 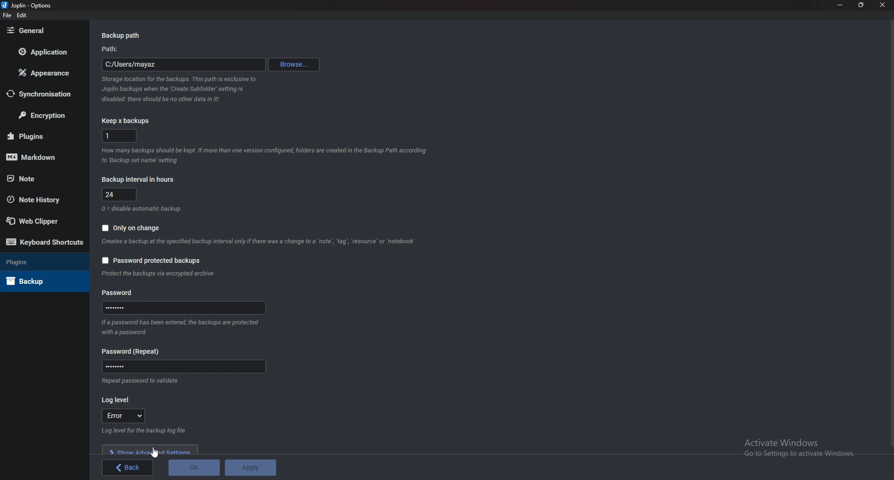 What do you see at coordinates (123, 36) in the screenshot?
I see `backup path` at bounding box center [123, 36].